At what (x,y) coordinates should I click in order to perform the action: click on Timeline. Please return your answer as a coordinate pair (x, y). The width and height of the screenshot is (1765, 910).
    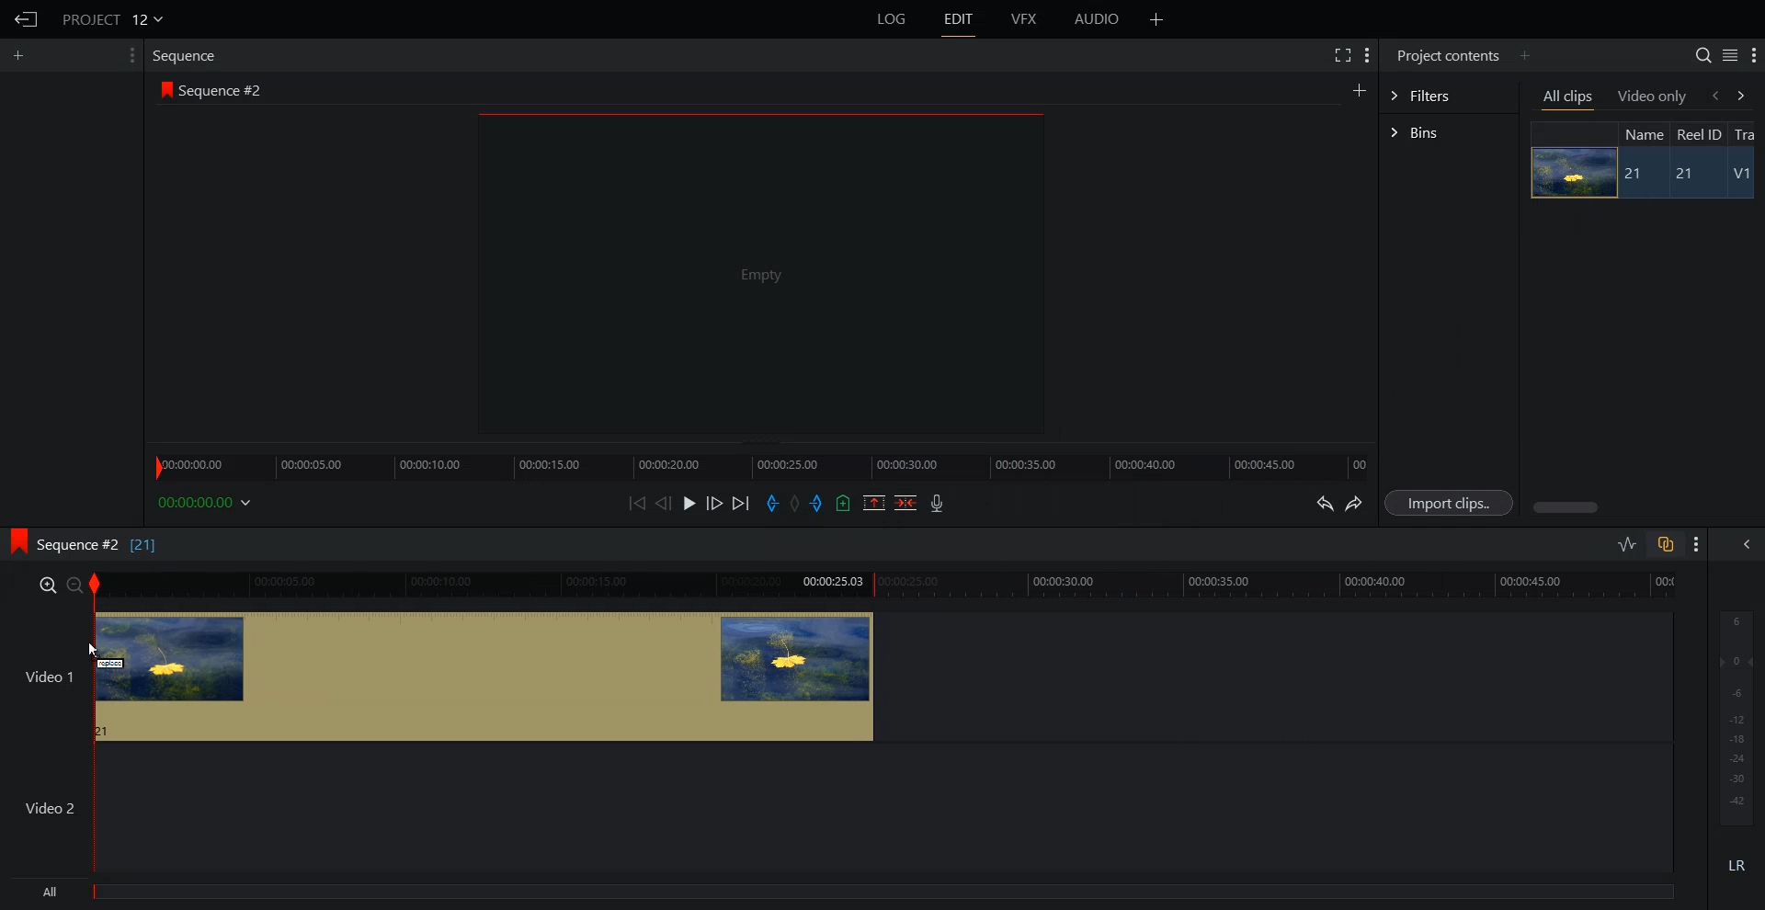
    Looking at the image, I should click on (760, 461).